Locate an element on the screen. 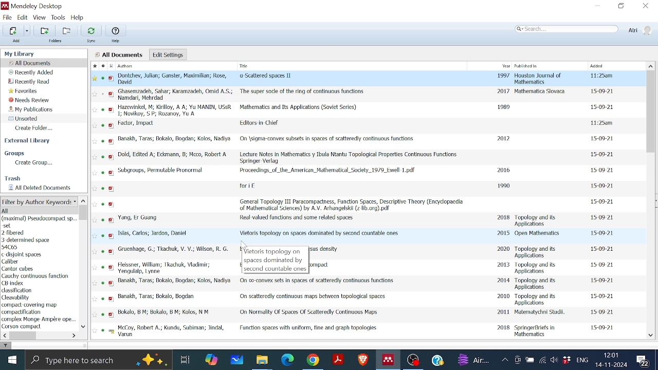 The image size is (658, 370). Author is located at coordinates (152, 234).